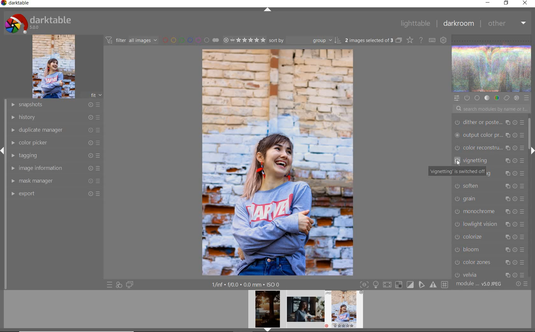  I want to click on SORT, so click(305, 40).